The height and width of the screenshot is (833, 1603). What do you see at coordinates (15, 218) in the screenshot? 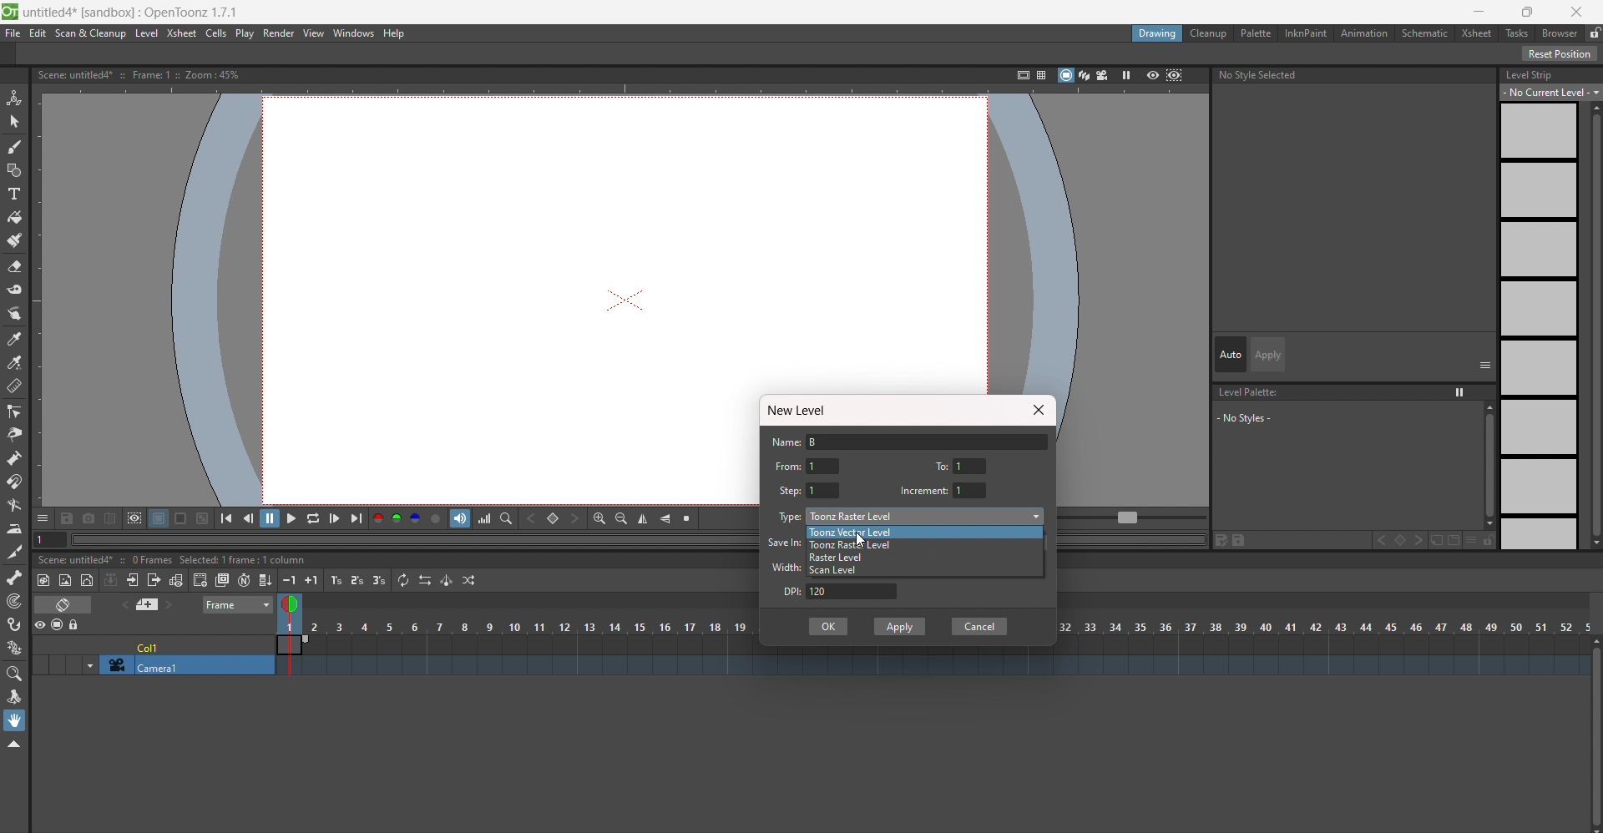
I see `fill tool` at bounding box center [15, 218].